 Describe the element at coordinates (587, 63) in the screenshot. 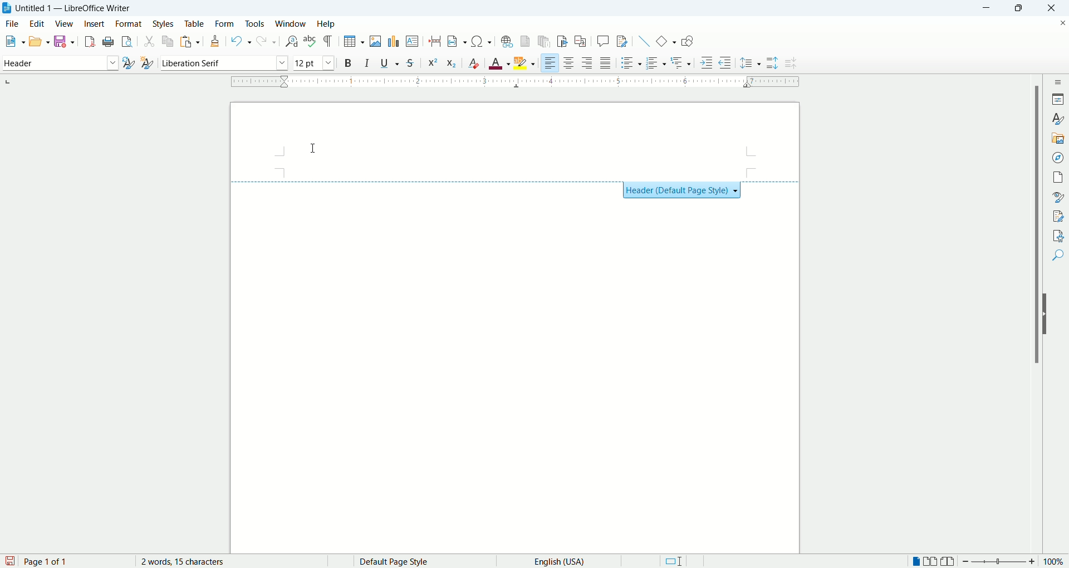

I see `align right` at that location.